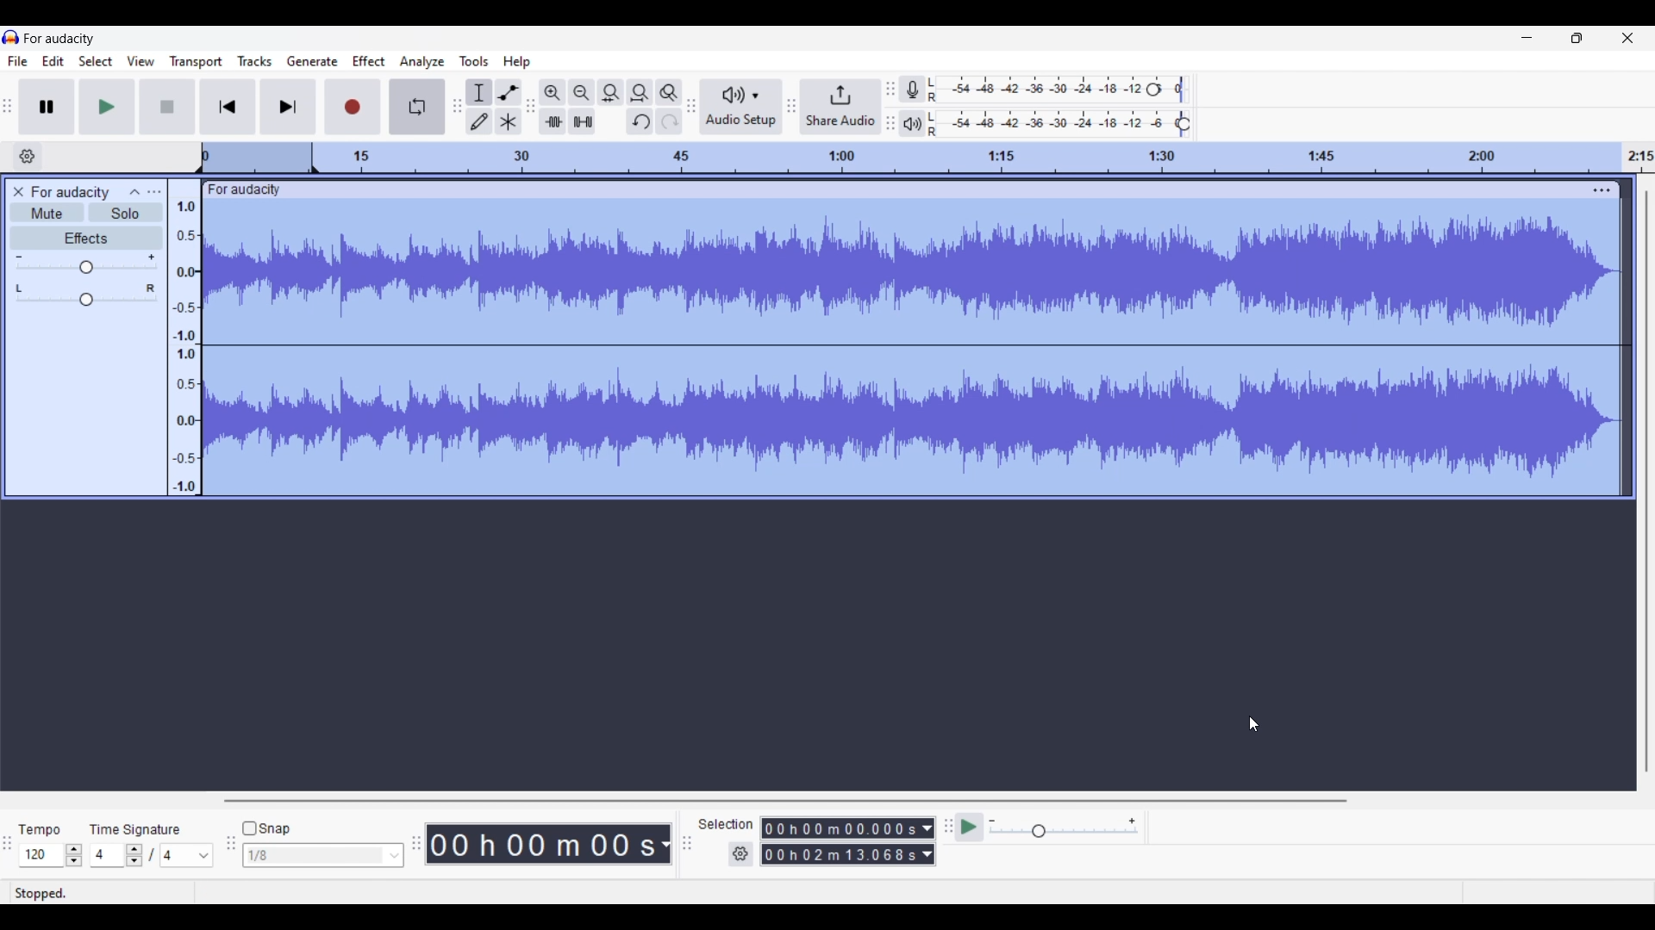  I want to click on Undo, so click(640, 121).